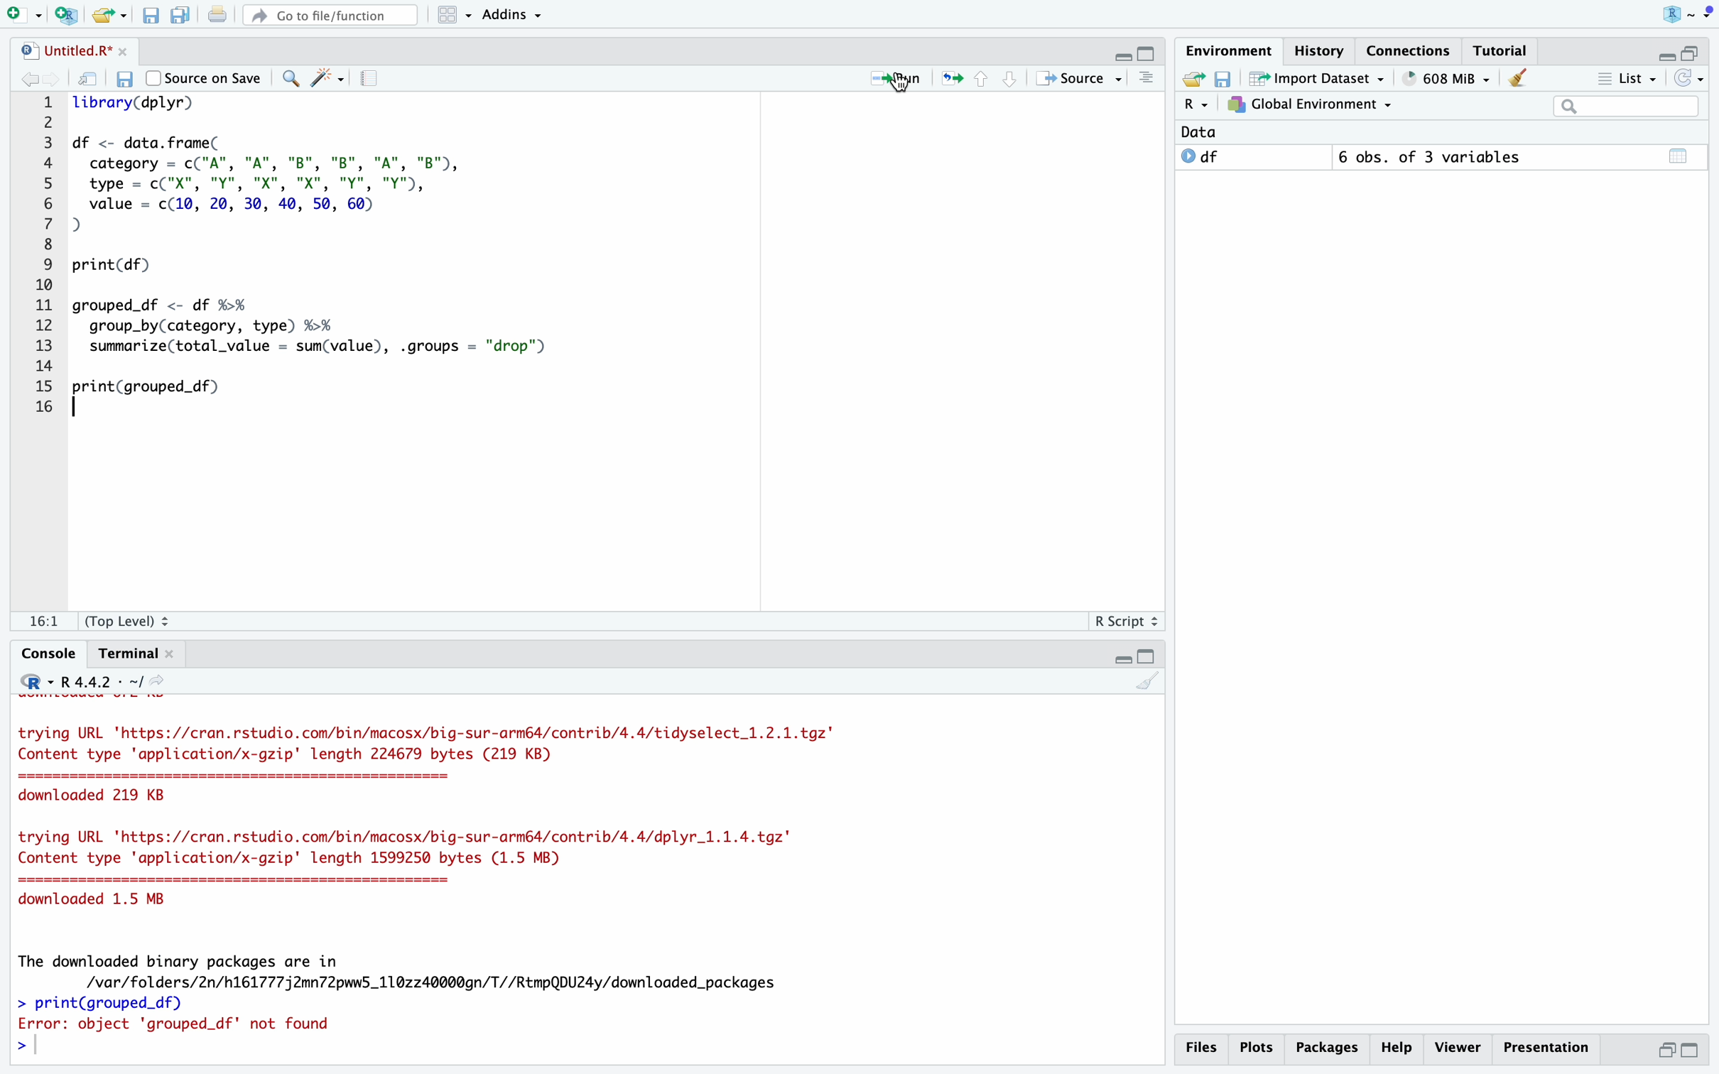 This screenshot has height=1074, width=1719. I want to click on Open an existing file, so click(109, 14).